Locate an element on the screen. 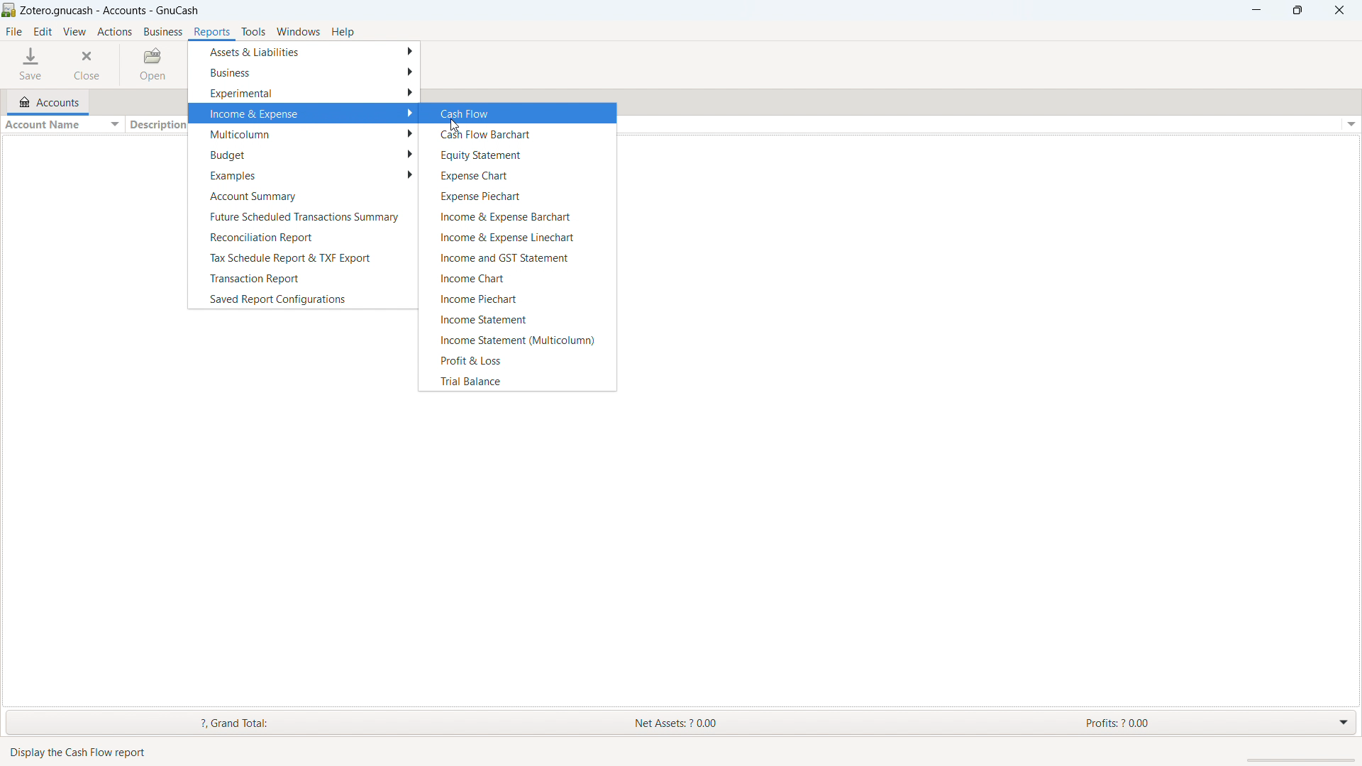 This screenshot has width=1362, height=766. income statement (multicolumn) is located at coordinates (516, 339).